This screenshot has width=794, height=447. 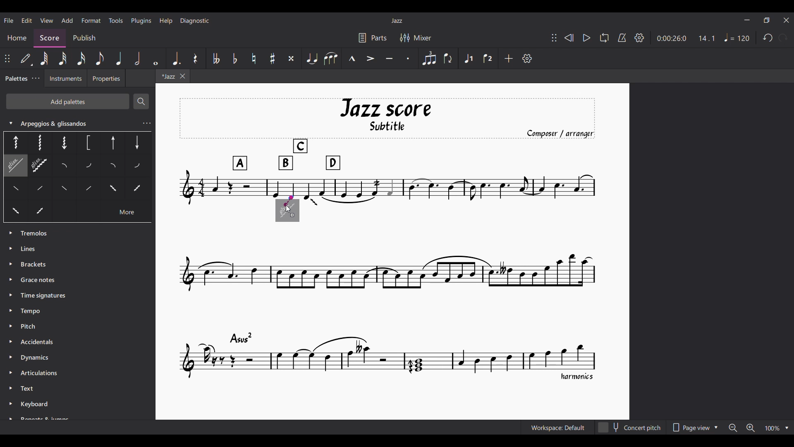 What do you see at coordinates (113, 144) in the screenshot?
I see `Plate 5` at bounding box center [113, 144].